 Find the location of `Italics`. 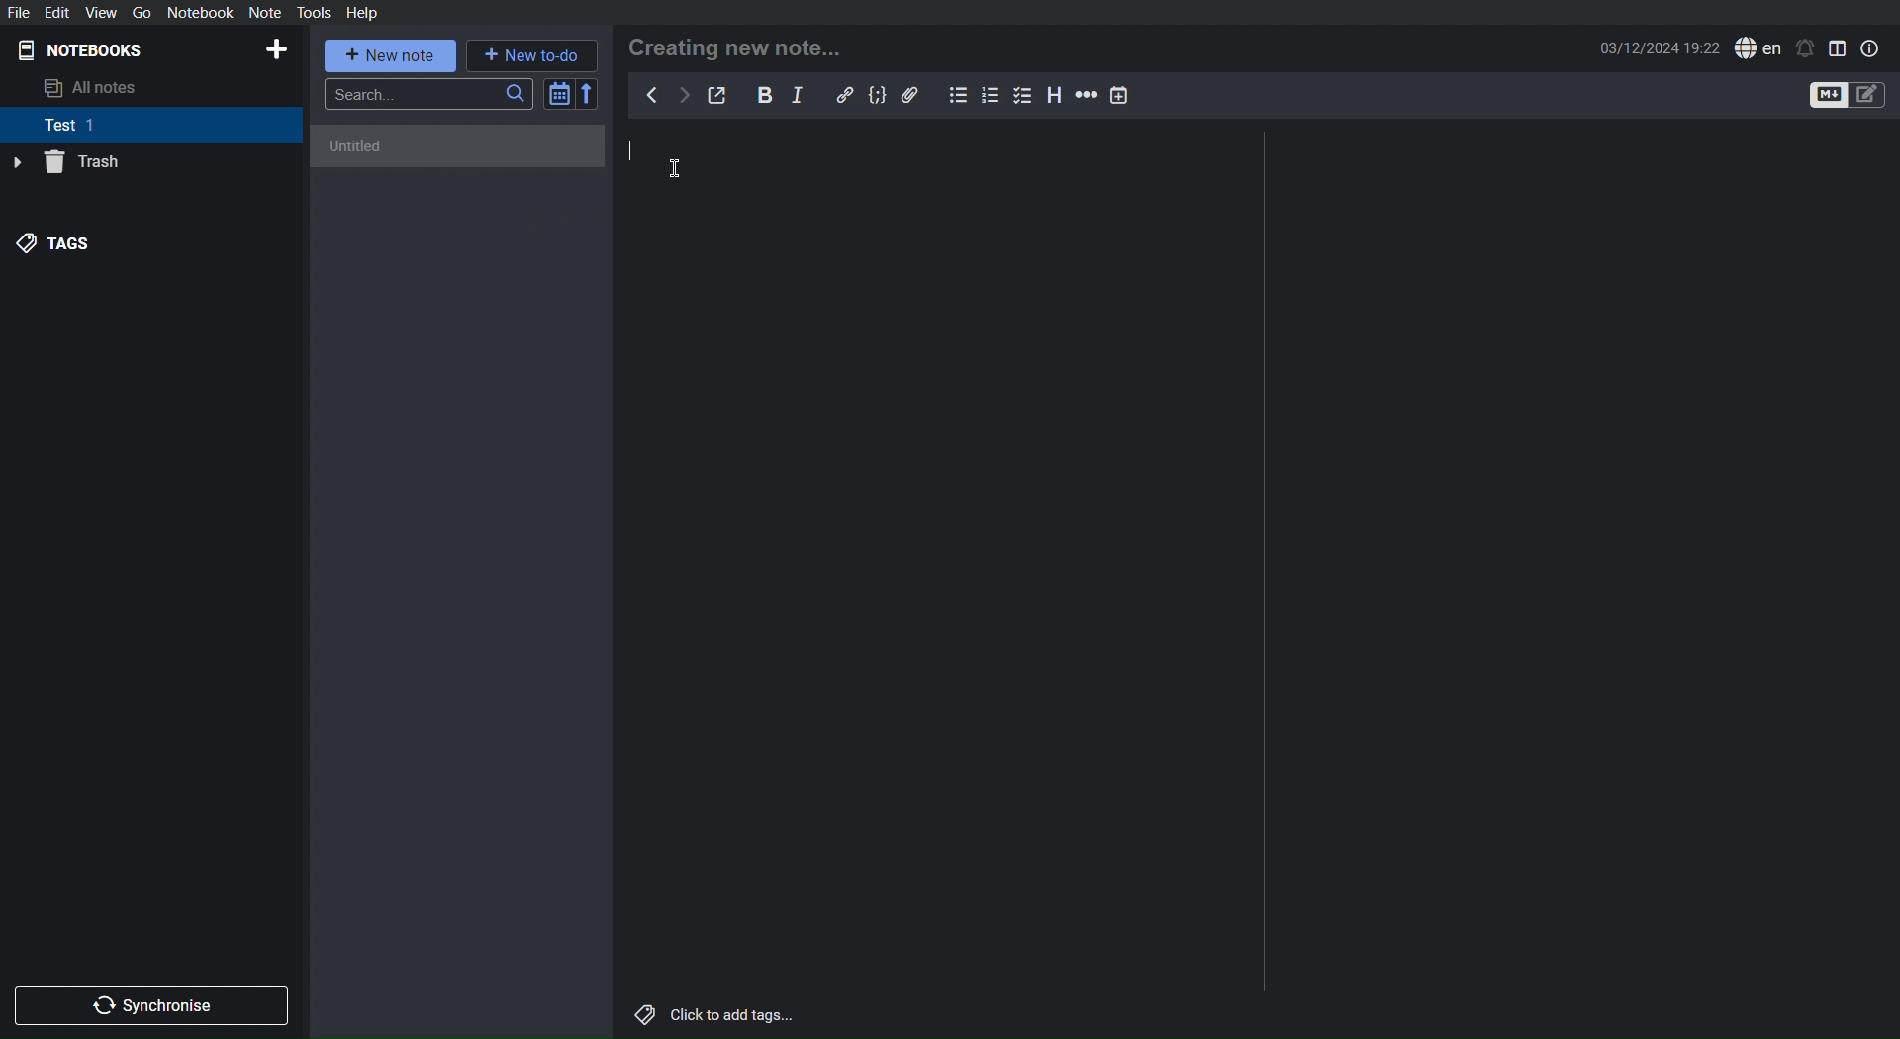

Italics is located at coordinates (798, 95).